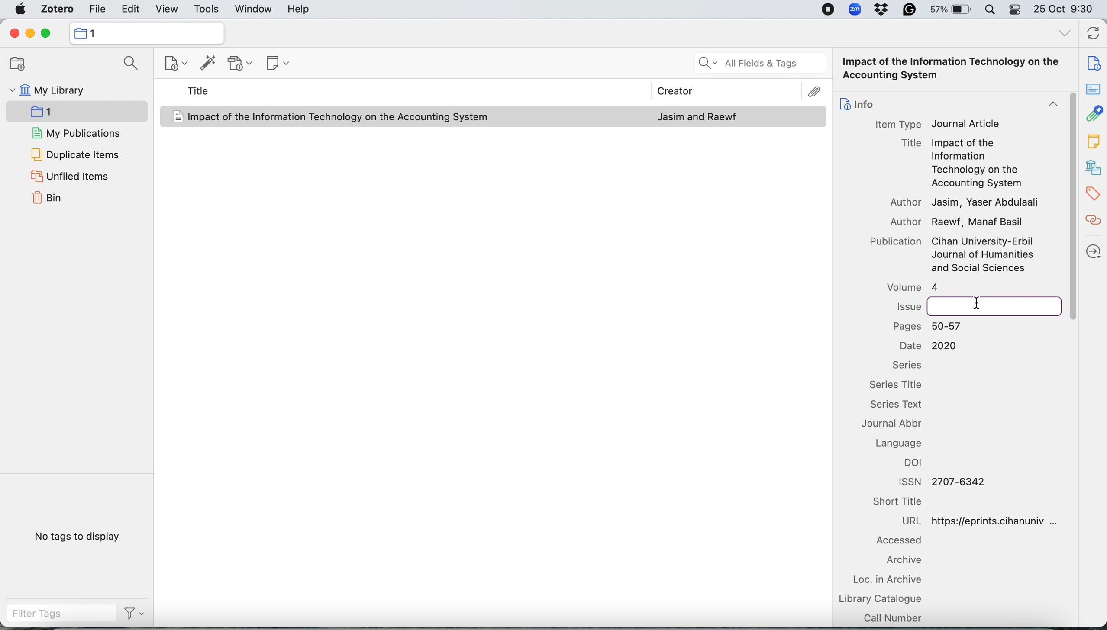  I want to click on close, so click(12, 33).